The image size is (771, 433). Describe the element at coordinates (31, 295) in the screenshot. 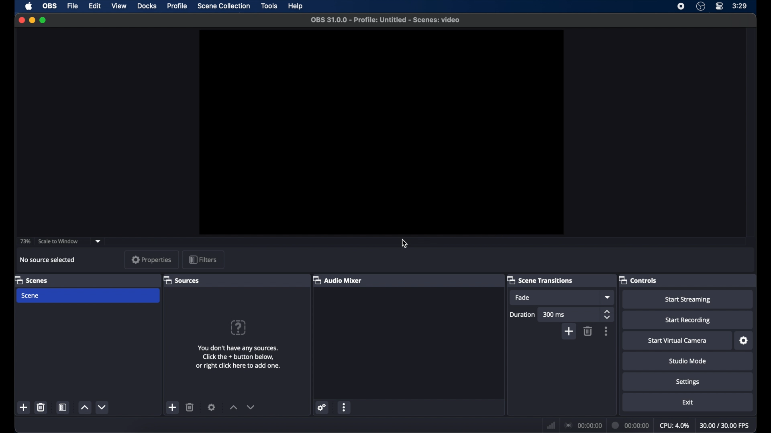

I see `scene` at that location.